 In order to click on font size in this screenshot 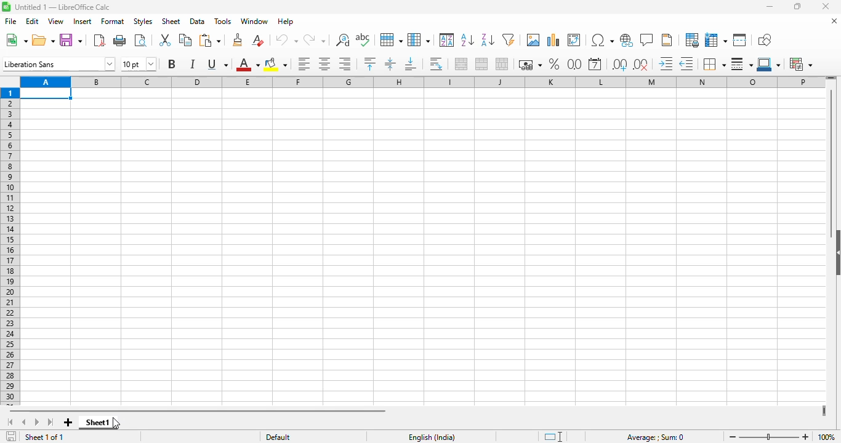, I will do `click(138, 63)`.